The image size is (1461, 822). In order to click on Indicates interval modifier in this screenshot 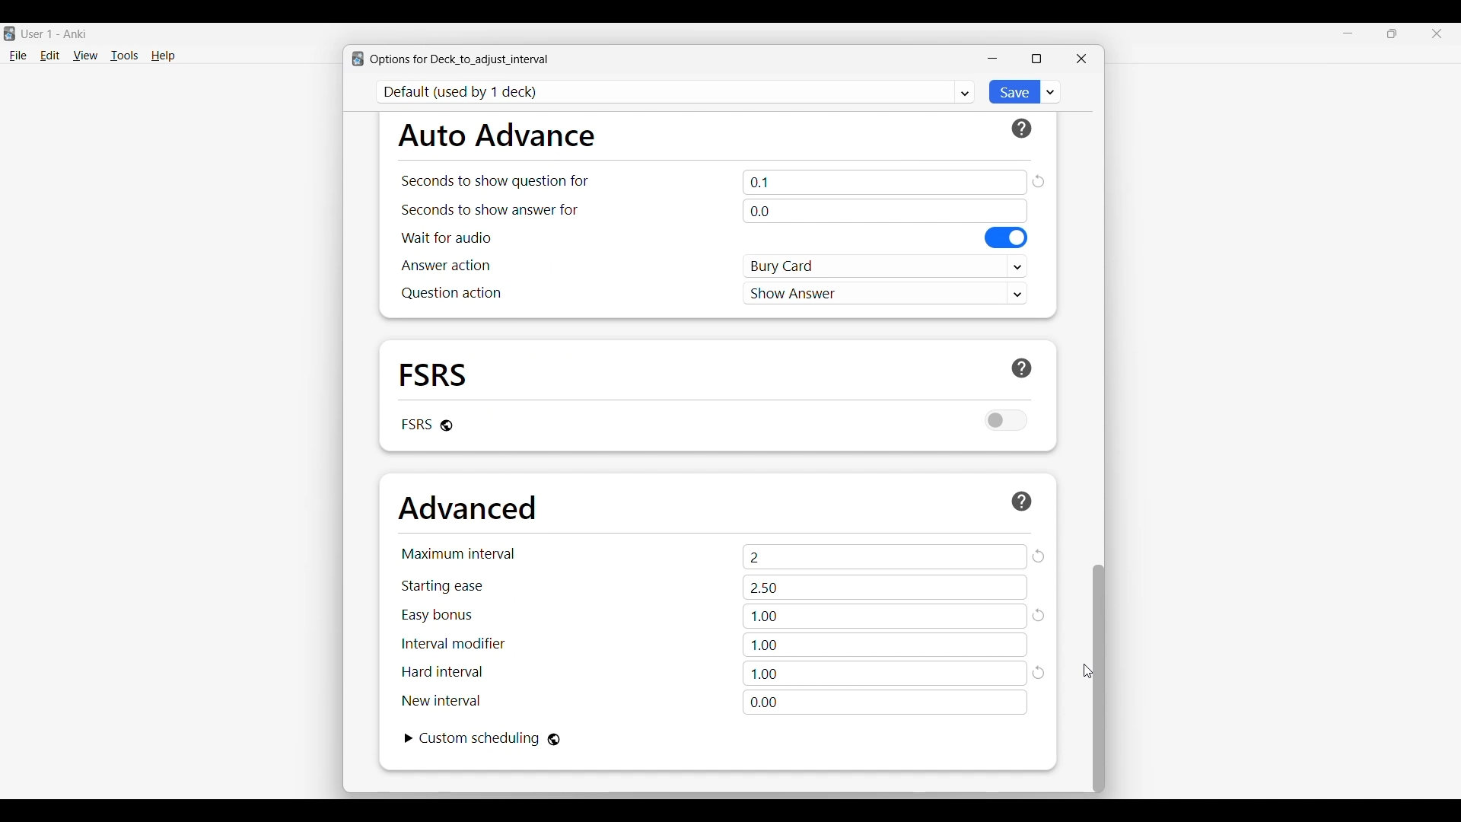, I will do `click(454, 643)`.